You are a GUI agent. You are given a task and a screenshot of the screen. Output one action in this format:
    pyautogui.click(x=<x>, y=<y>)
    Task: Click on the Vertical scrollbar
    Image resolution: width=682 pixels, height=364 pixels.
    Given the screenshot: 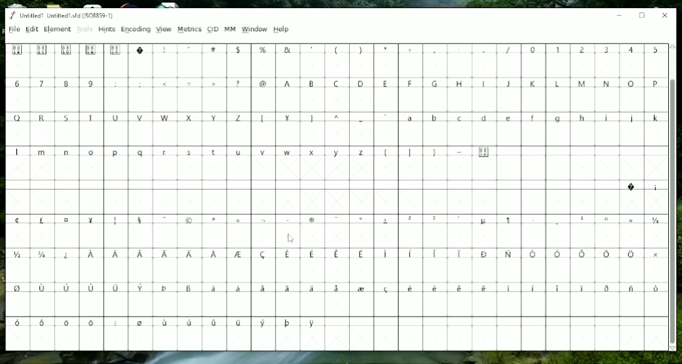 What is the action you would take?
    pyautogui.click(x=673, y=210)
    